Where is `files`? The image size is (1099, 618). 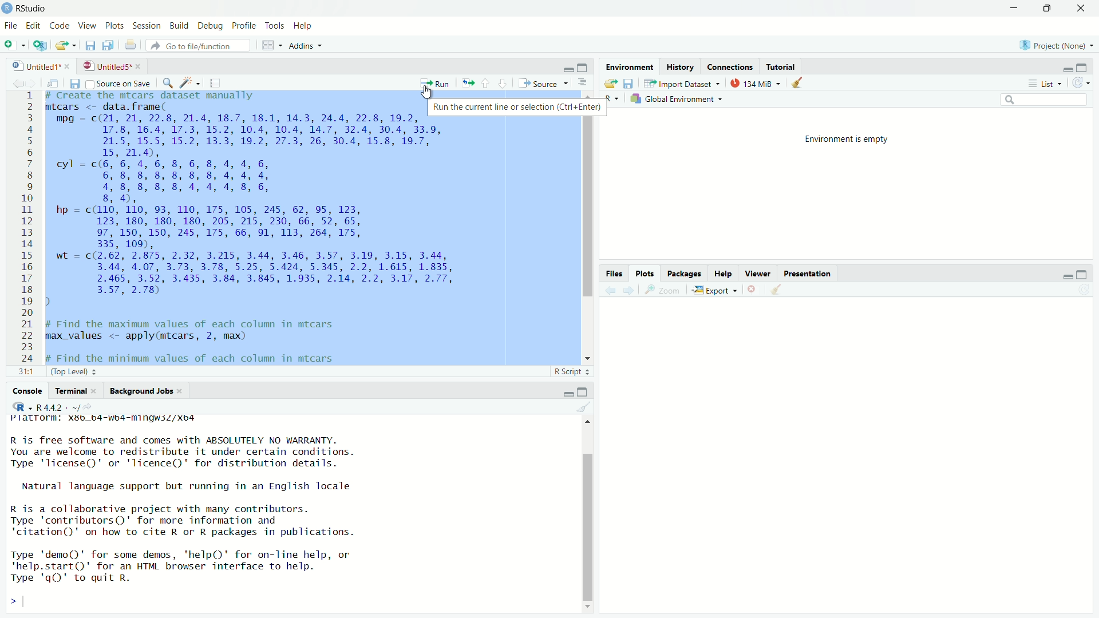 files is located at coordinates (633, 85).